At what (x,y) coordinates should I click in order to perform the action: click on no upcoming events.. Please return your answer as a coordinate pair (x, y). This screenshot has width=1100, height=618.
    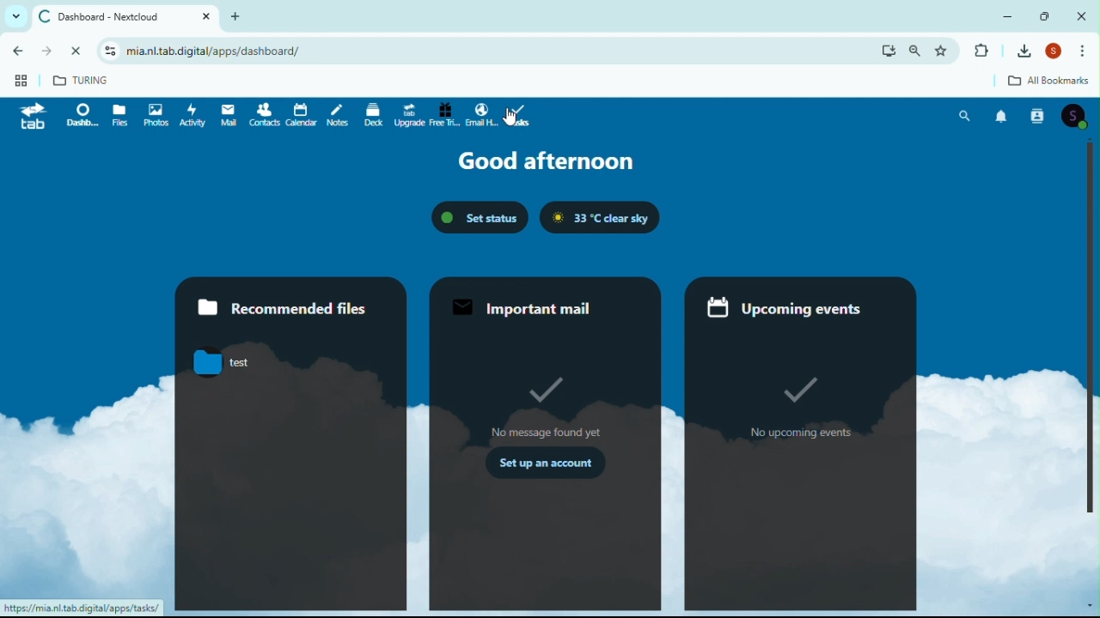
    Looking at the image, I should click on (807, 433).